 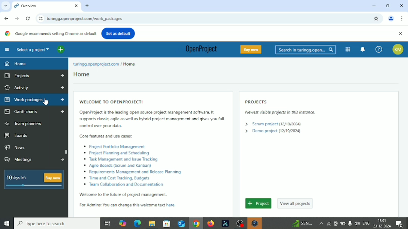 What do you see at coordinates (17, 177) in the screenshot?
I see `10 days left` at bounding box center [17, 177].